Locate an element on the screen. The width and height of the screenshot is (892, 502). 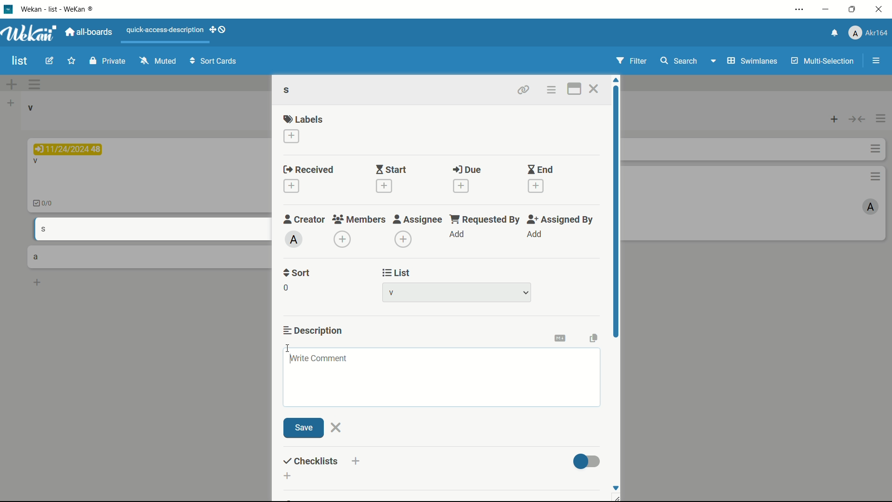
notifications is located at coordinates (834, 33).